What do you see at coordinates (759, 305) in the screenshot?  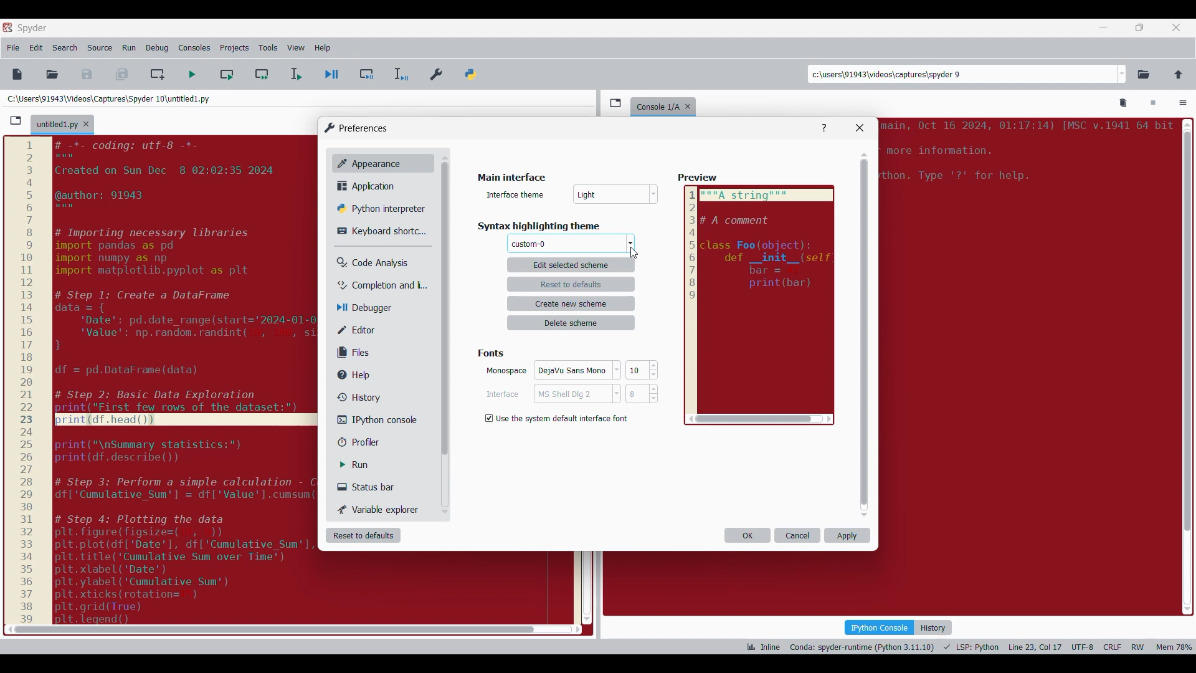 I see `Preview reflecting selected theme` at bounding box center [759, 305].